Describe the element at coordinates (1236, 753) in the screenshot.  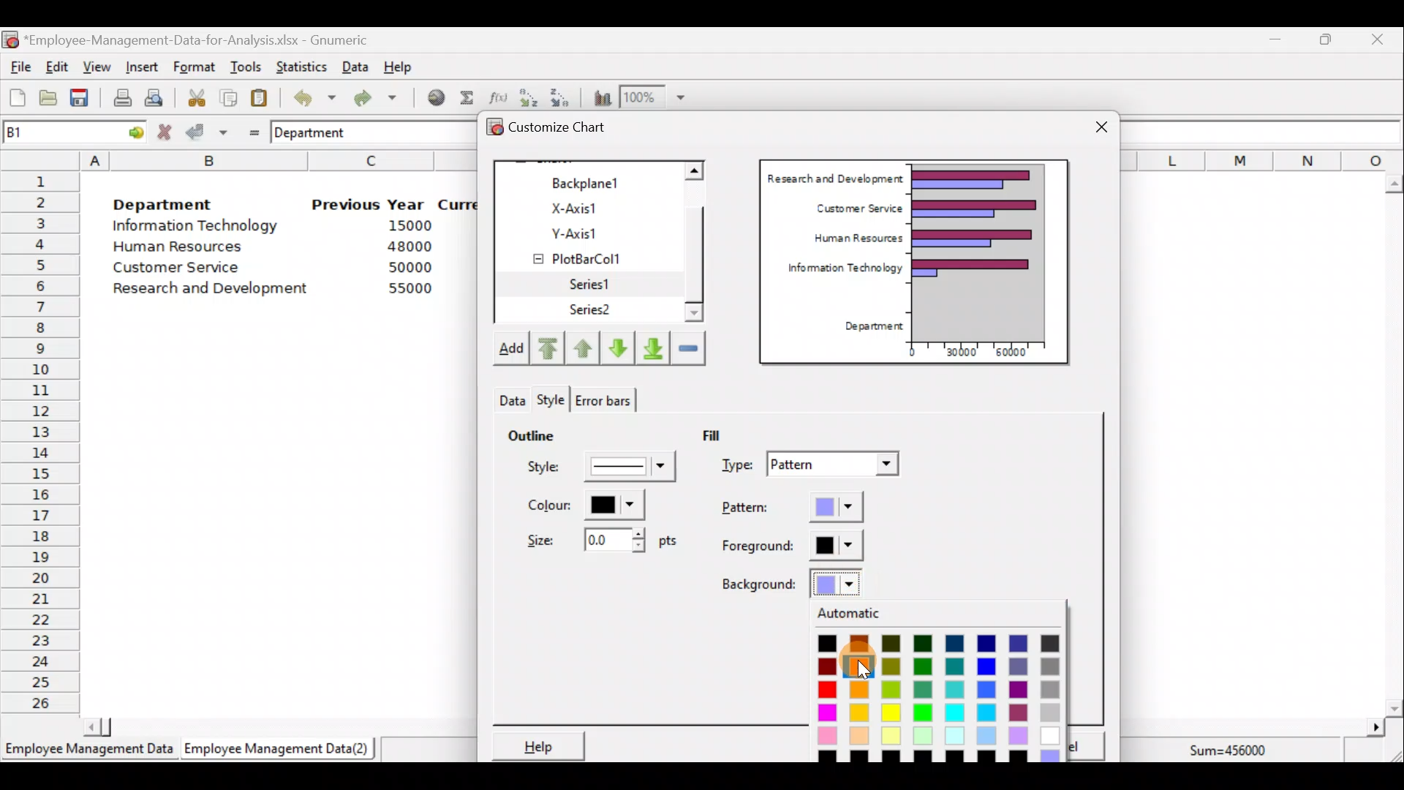
I see `Sum=456000` at that location.